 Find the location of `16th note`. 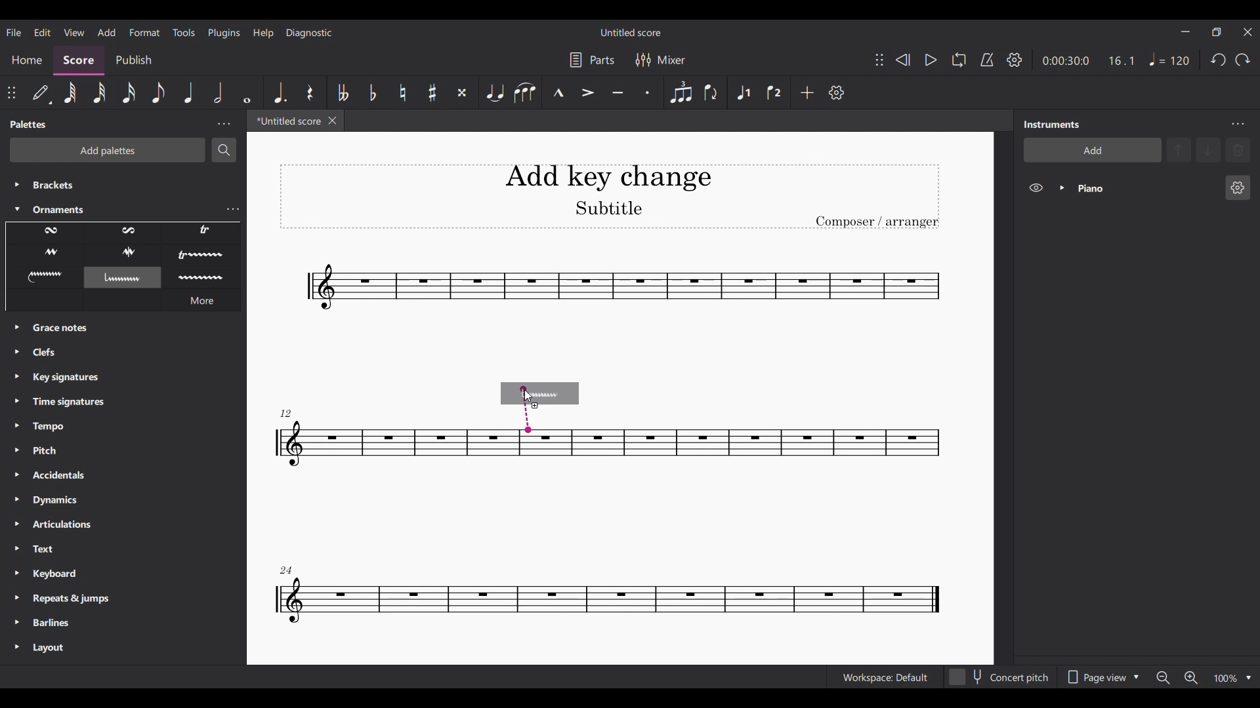

16th note is located at coordinates (129, 92).